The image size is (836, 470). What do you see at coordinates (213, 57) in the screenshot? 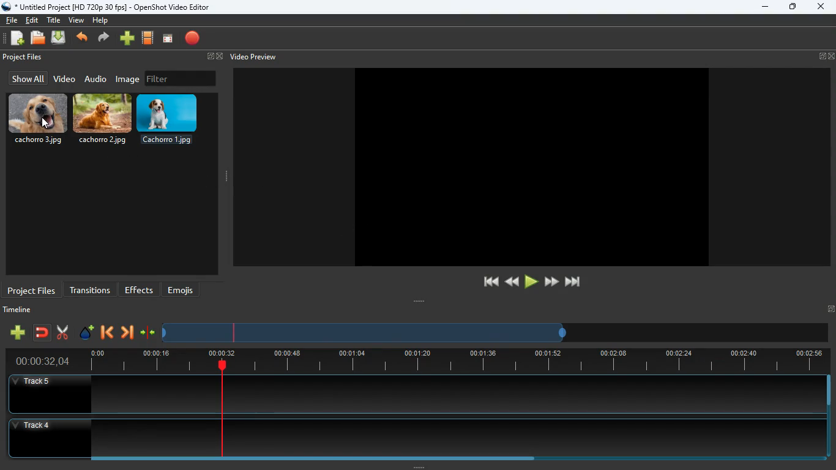
I see `fullscreen` at bounding box center [213, 57].